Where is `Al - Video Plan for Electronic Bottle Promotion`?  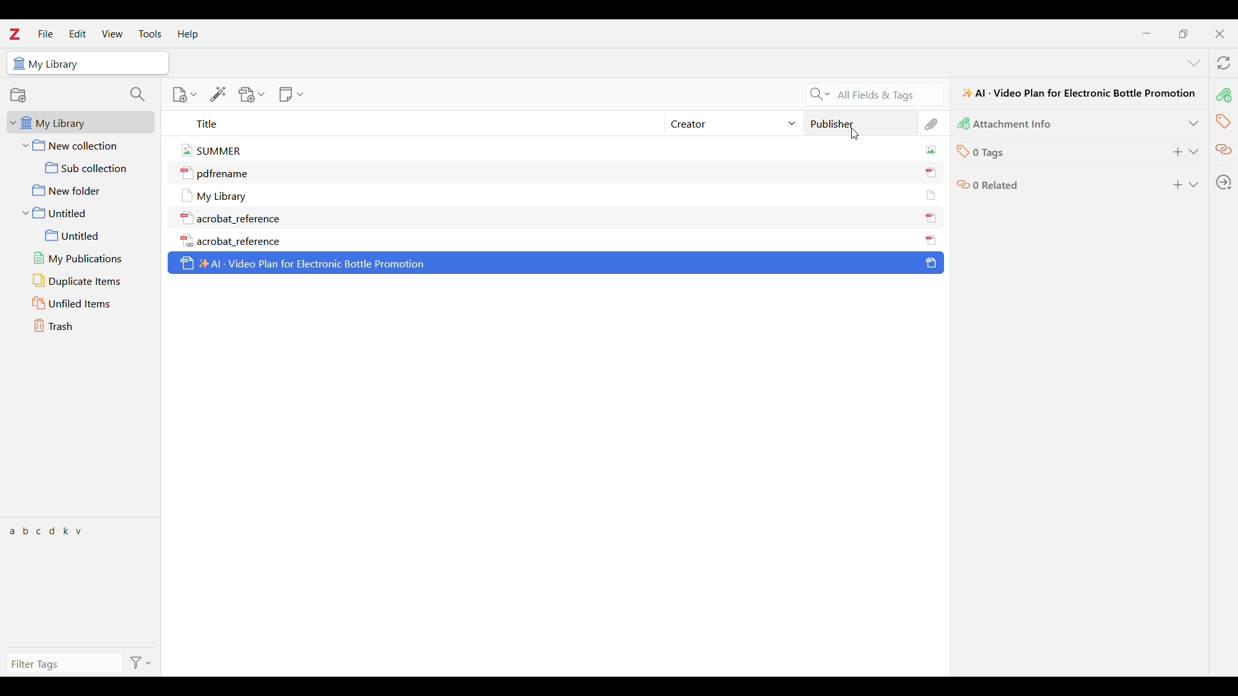 Al - Video Plan for Electronic Bottle Promotion is located at coordinates (1079, 93).